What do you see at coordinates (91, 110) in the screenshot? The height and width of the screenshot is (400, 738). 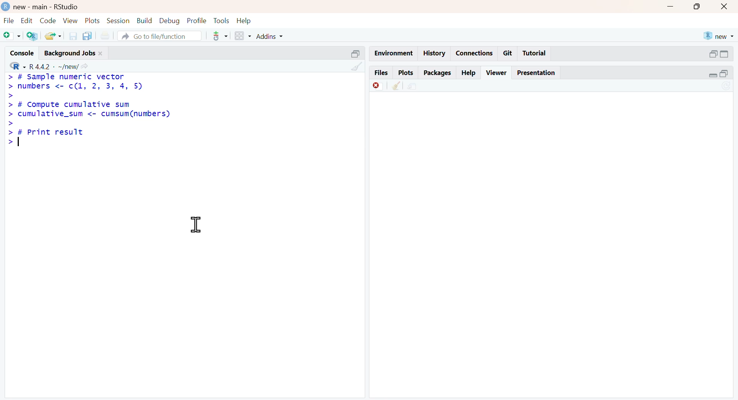 I see `> # Sample numeric vector> numbers <- c(1, 2, 3, 4, 5)>> # Compute cumulative sum> cumulative_sum <- cumsum(numbers)>> # Print result>` at bounding box center [91, 110].